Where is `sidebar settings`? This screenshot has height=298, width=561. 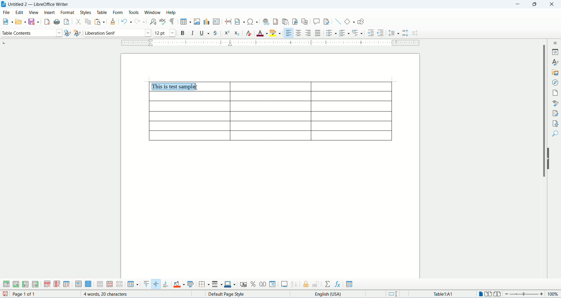 sidebar settings is located at coordinates (555, 42).